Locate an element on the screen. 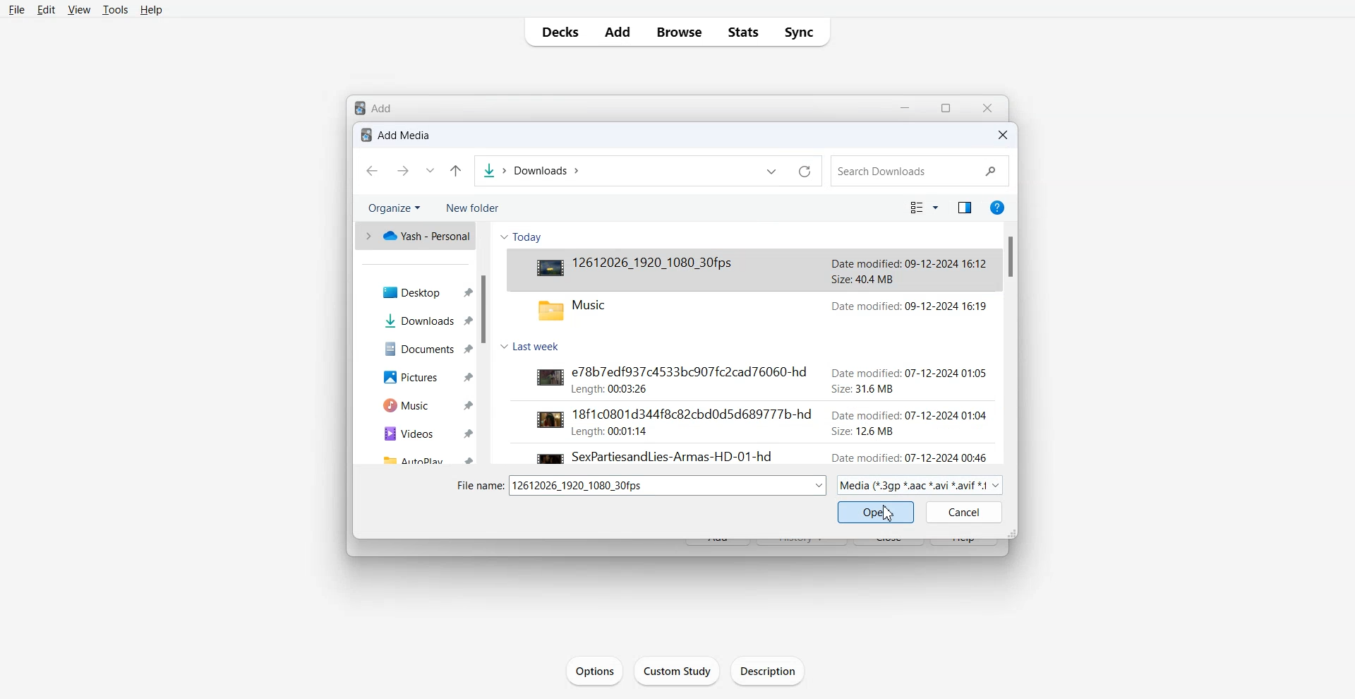 The width and height of the screenshot is (1355, 699). Music is located at coordinates (421, 407).